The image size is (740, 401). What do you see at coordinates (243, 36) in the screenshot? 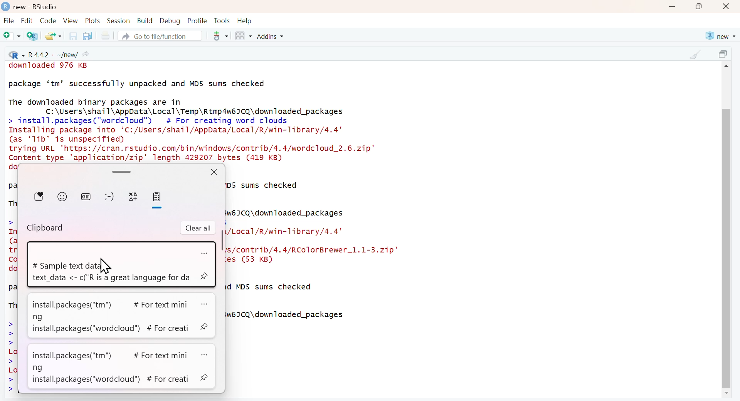
I see `Workspace panes` at bounding box center [243, 36].